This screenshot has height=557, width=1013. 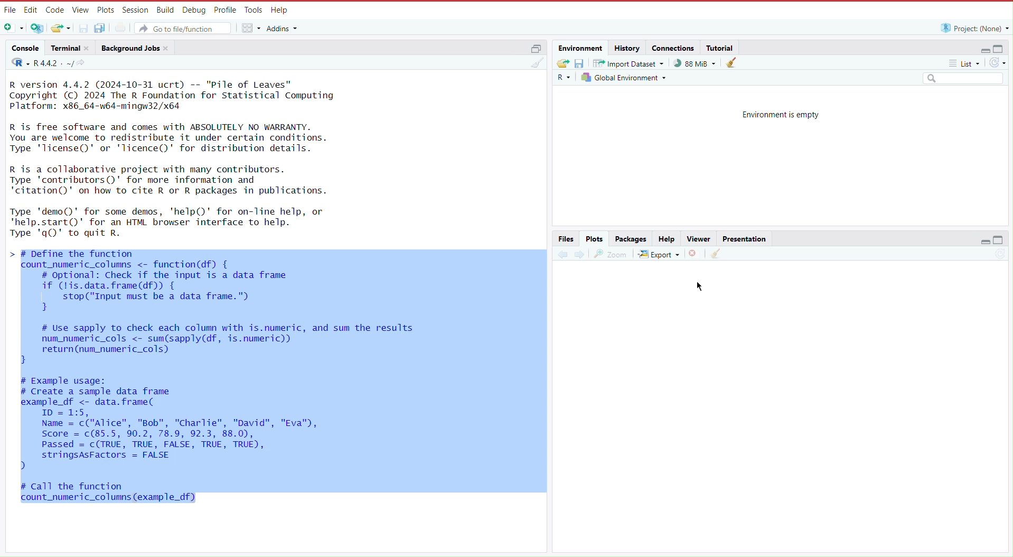 I want to click on Refresh the list of objects in the environment, so click(x=997, y=64).